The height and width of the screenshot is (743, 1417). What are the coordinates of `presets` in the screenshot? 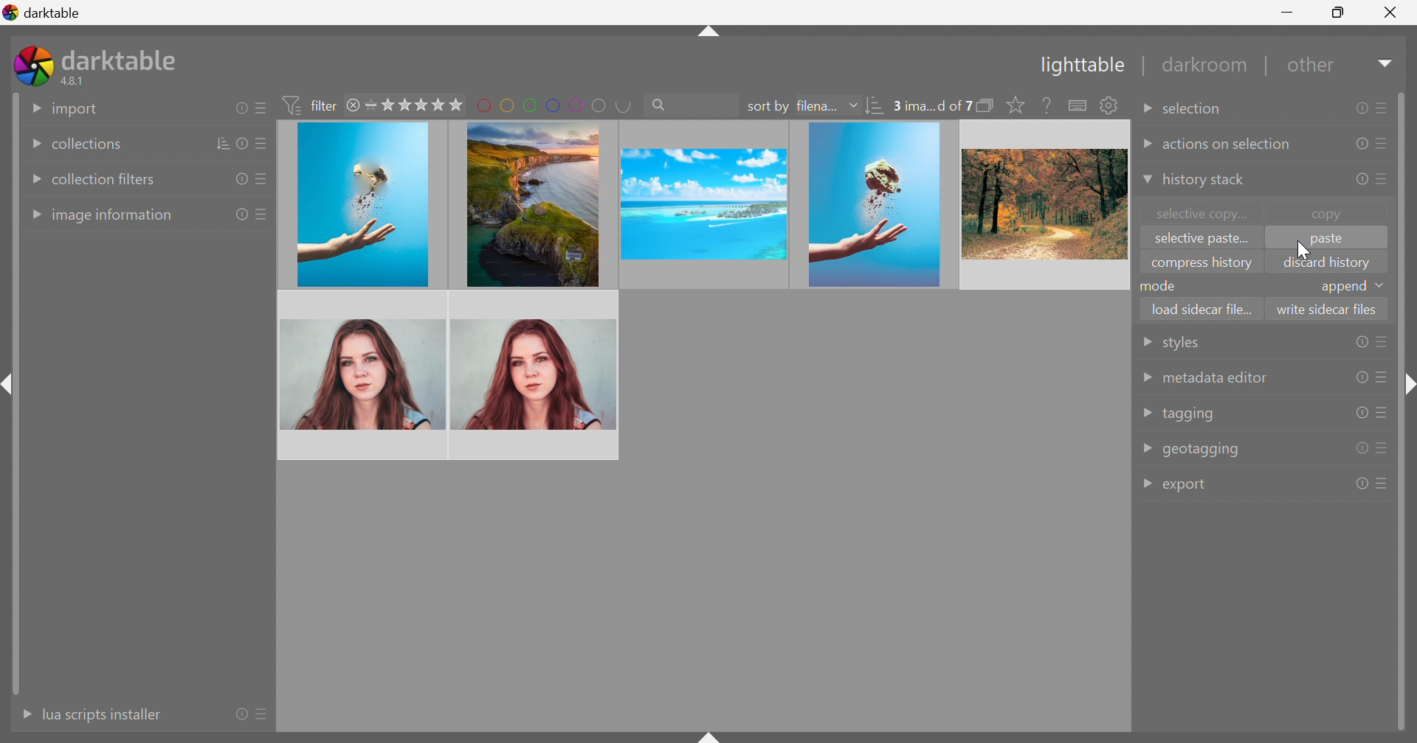 It's located at (263, 145).